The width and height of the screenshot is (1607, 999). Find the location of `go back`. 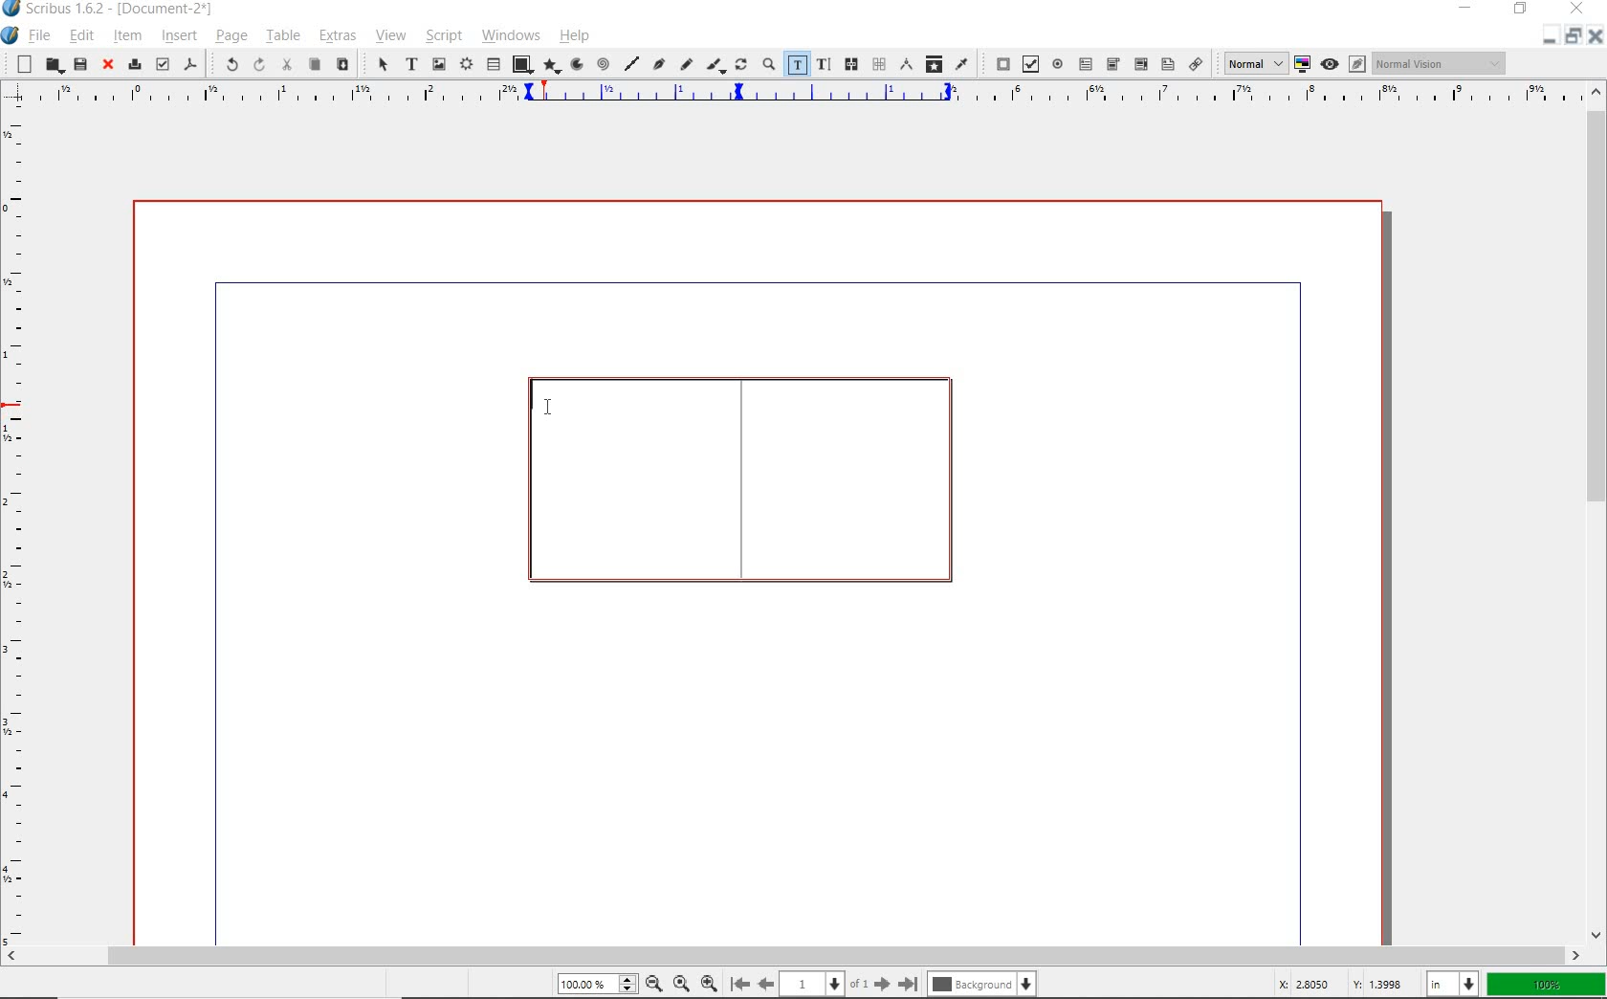

go back is located at coordinates (766, 983).